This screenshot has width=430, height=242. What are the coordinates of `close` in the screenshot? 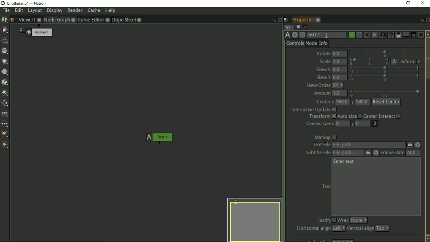 It's located at (319, 20).